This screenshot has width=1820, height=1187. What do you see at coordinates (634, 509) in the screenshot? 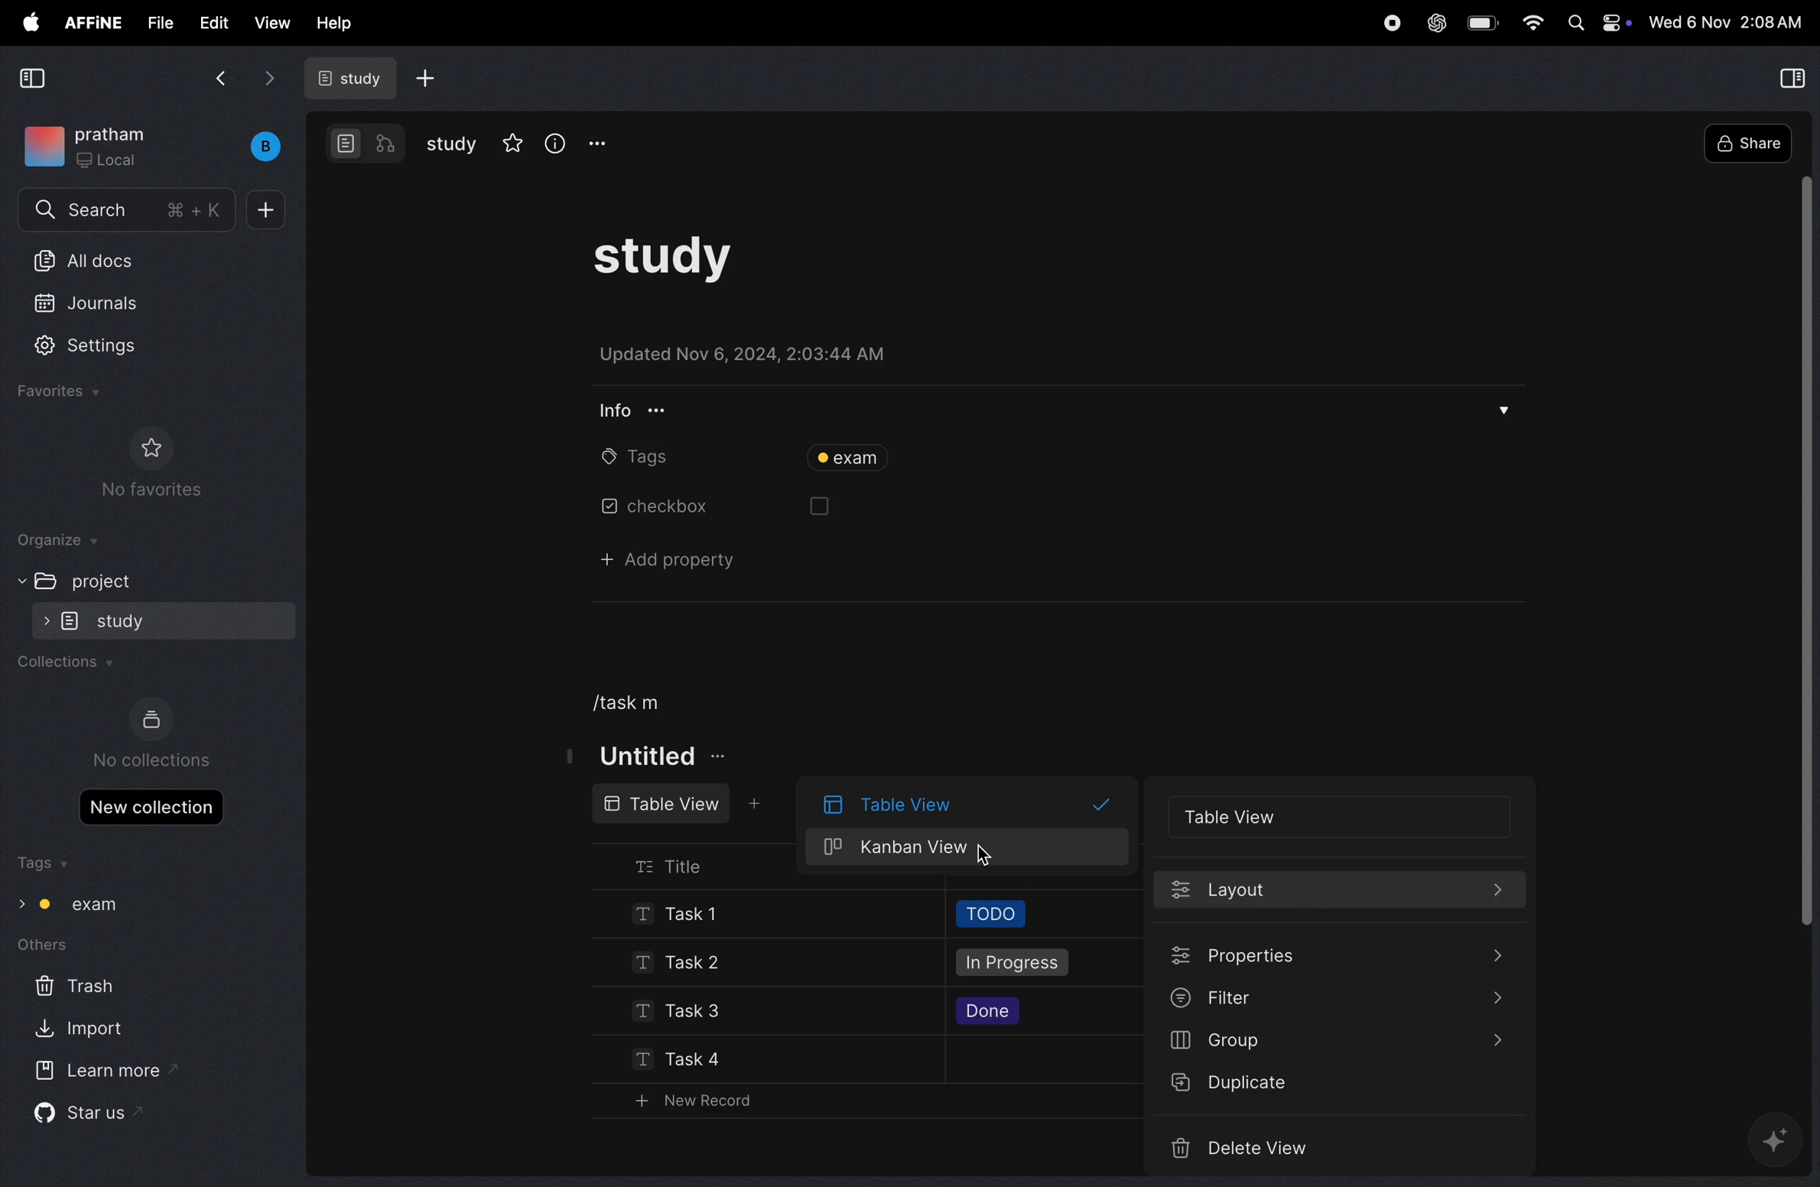
I see `chechbox` at bounding box center [634, 509].